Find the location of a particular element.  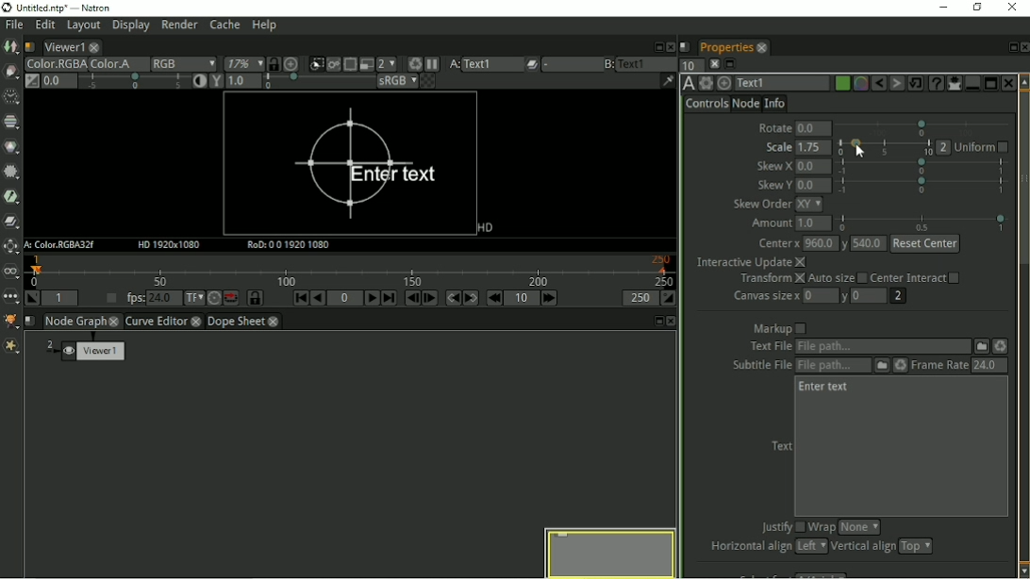

Vertical scrollbar is located at coordinates (1023, 183).